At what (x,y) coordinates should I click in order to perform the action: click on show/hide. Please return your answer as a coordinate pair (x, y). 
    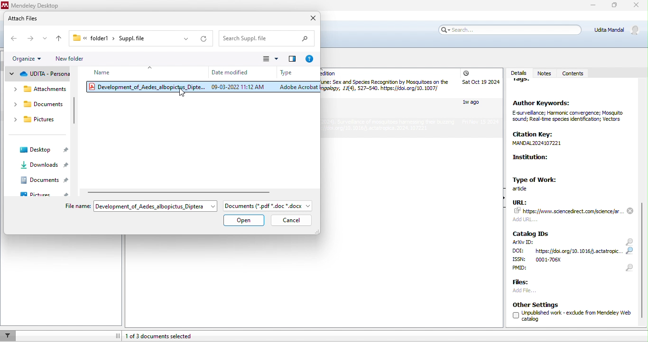
    Looking at the image, I should click on (500, 204).